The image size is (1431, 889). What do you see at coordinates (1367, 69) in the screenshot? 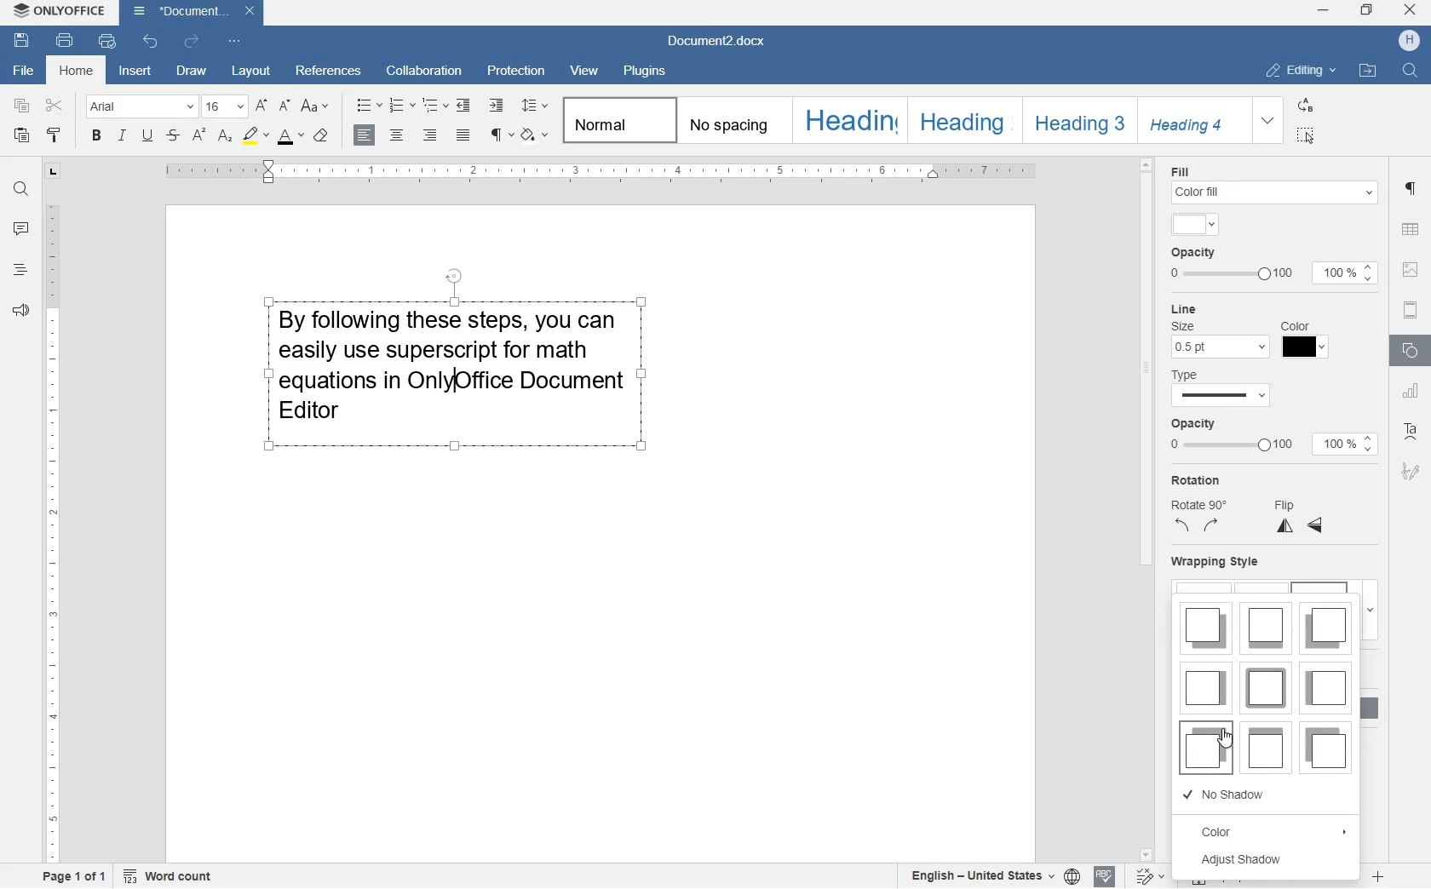
I see `OPEN FILE LOCATION` at bounding box center [1367, 69].